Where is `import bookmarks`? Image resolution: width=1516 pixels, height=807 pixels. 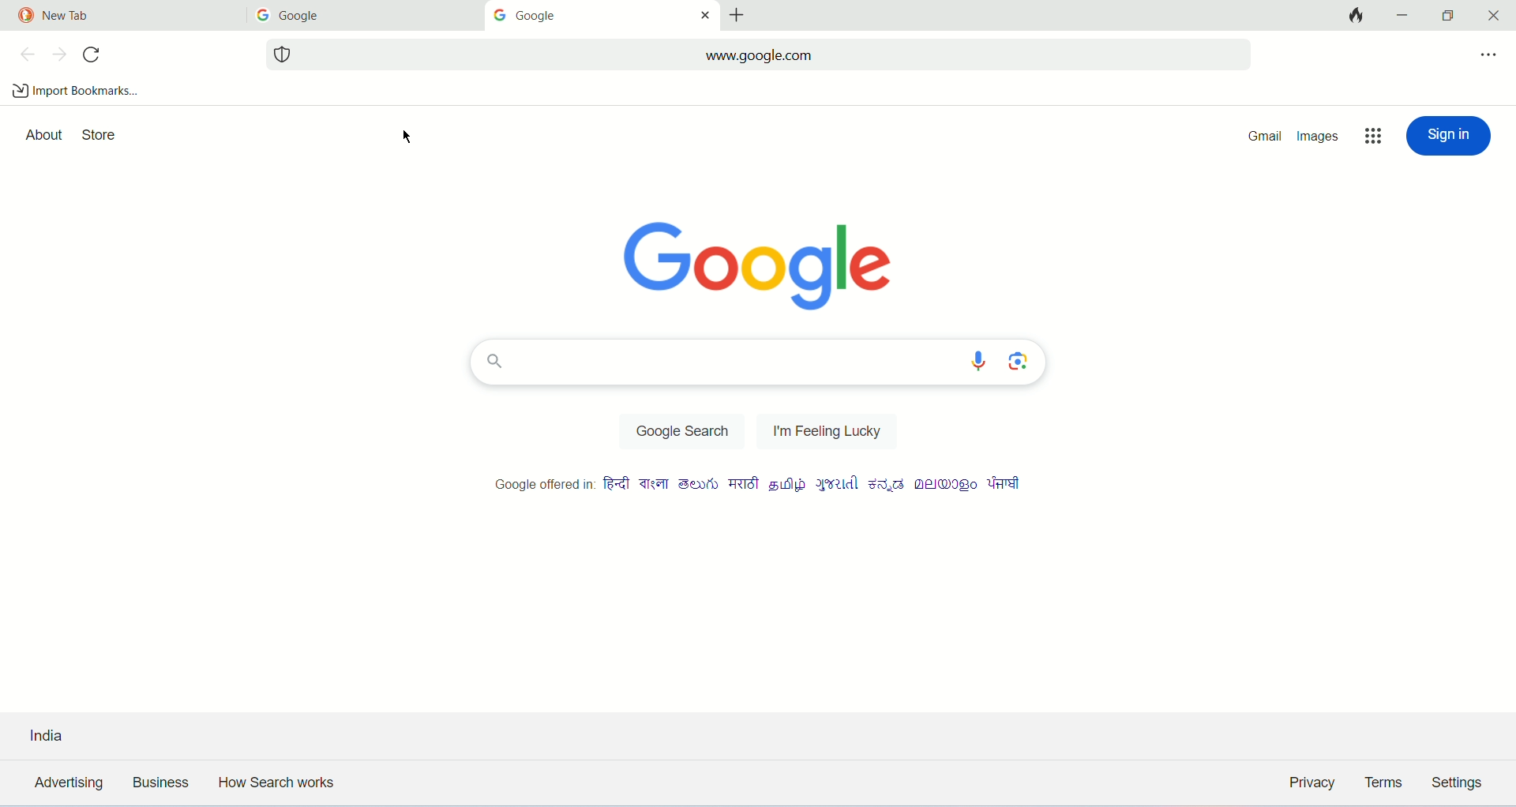
import bookmarks is located at coordinates (73, 89).